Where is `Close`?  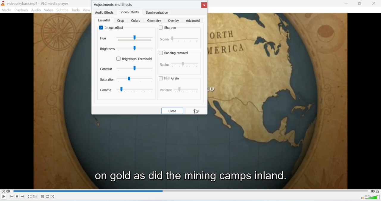
Close is located at coordinates (376, 3).